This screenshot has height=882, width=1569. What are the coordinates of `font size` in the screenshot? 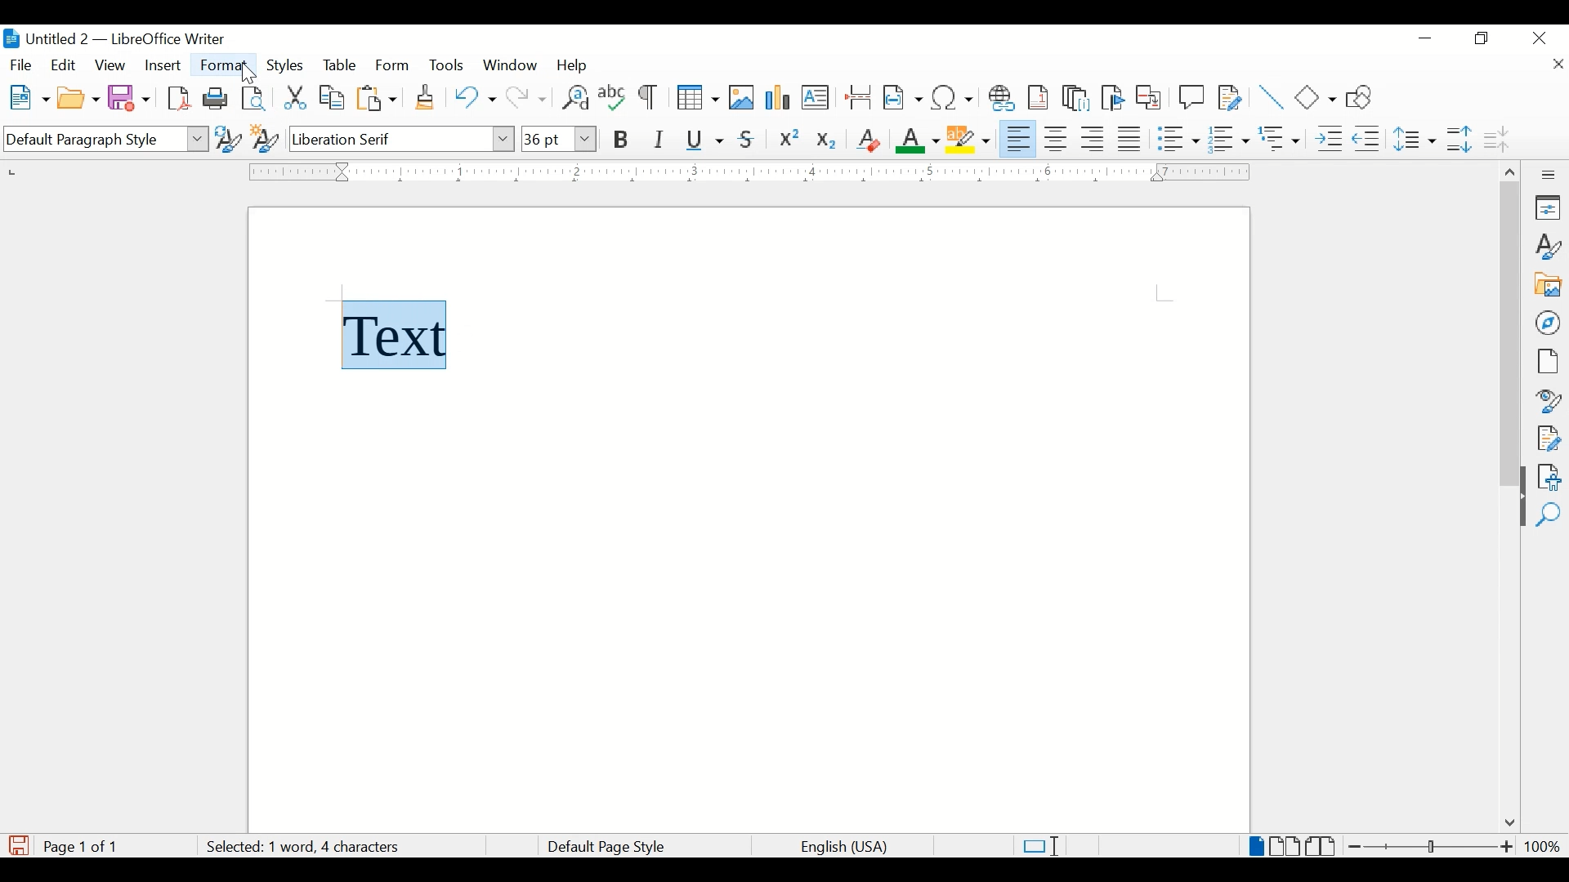 It's located at (558, 138).